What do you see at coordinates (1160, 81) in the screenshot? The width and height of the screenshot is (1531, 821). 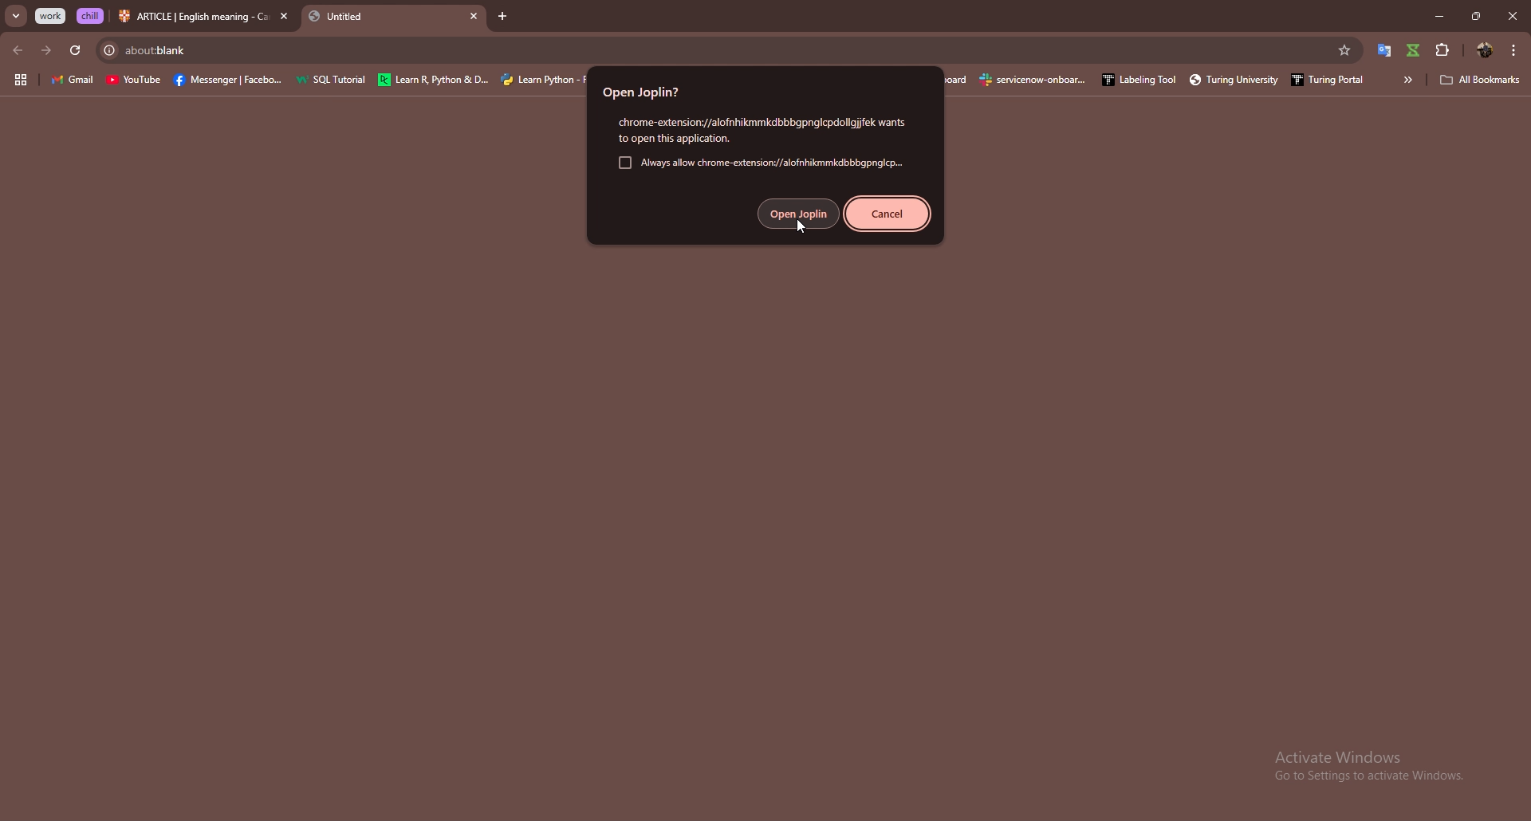 I see `bookmarks bar` at bounding box center [1160, 81].